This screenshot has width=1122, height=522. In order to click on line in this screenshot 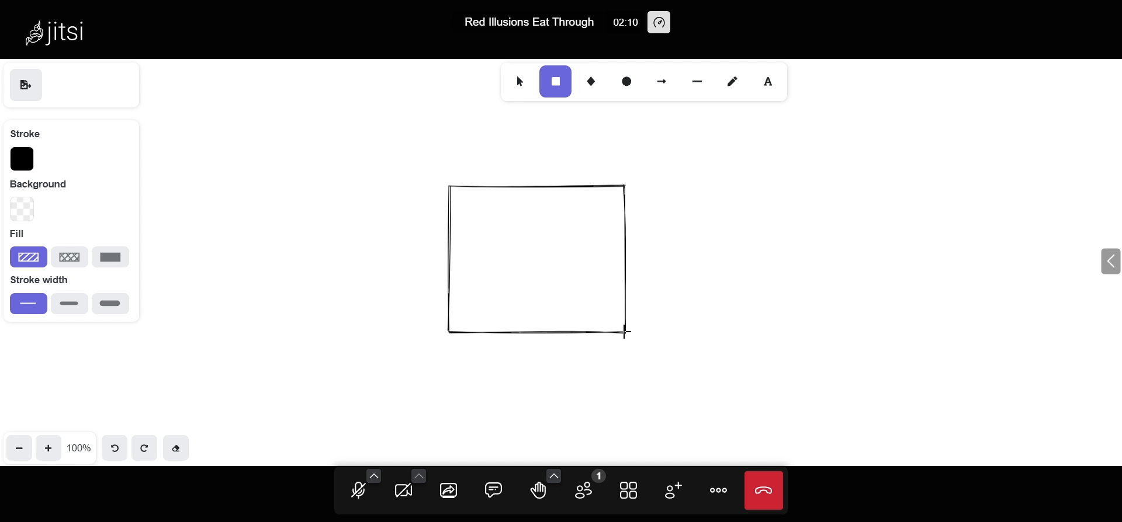, I will do `click(697, 79)`.